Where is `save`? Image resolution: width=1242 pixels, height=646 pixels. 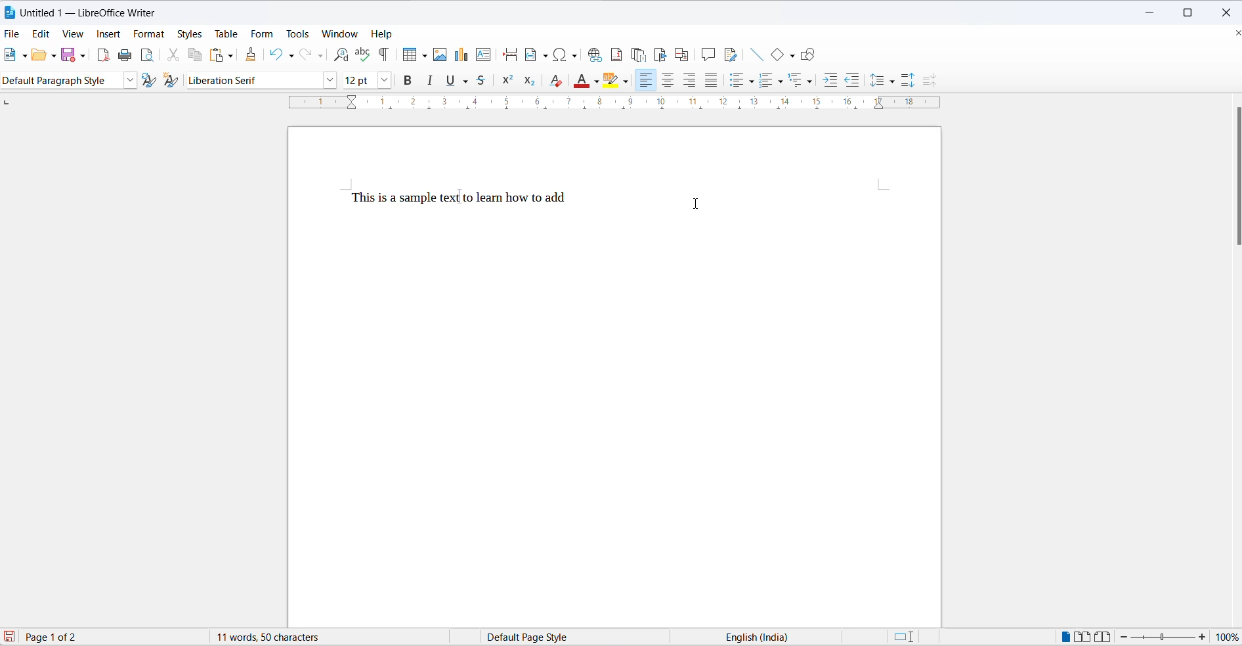
save is located at coordinates (67, 55).